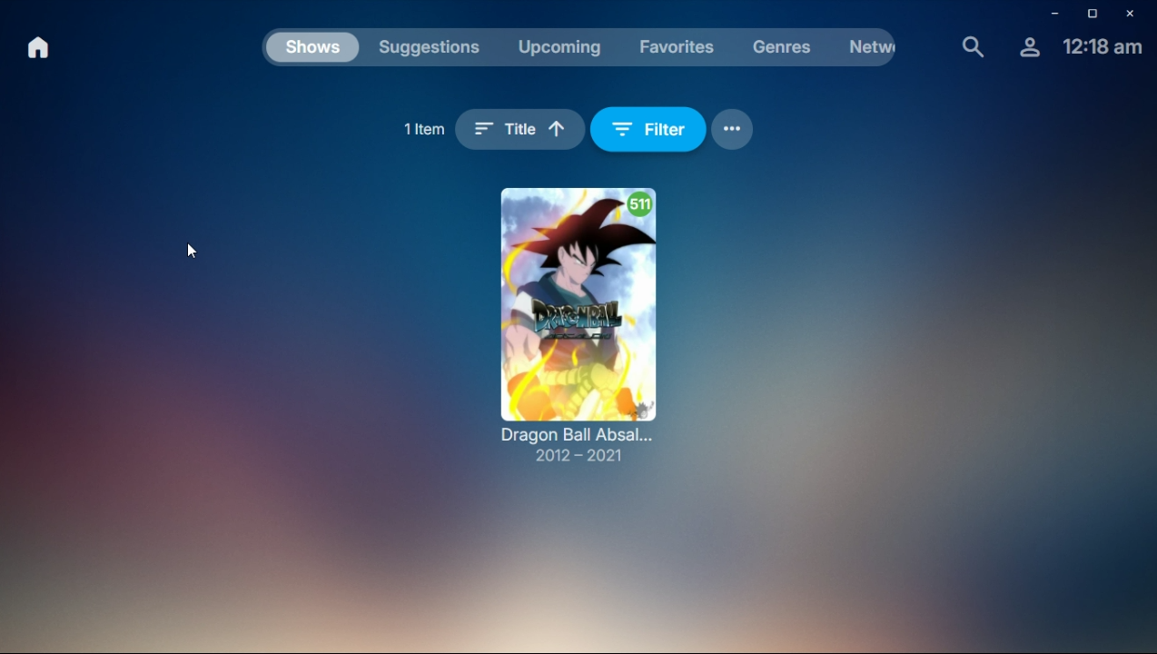 Image resolution: width=1157 pixels, height=654 pixels. What do you see at coordinates (654, 129) in the screenshot?
I see `filter` at bounding box center [654, 129].